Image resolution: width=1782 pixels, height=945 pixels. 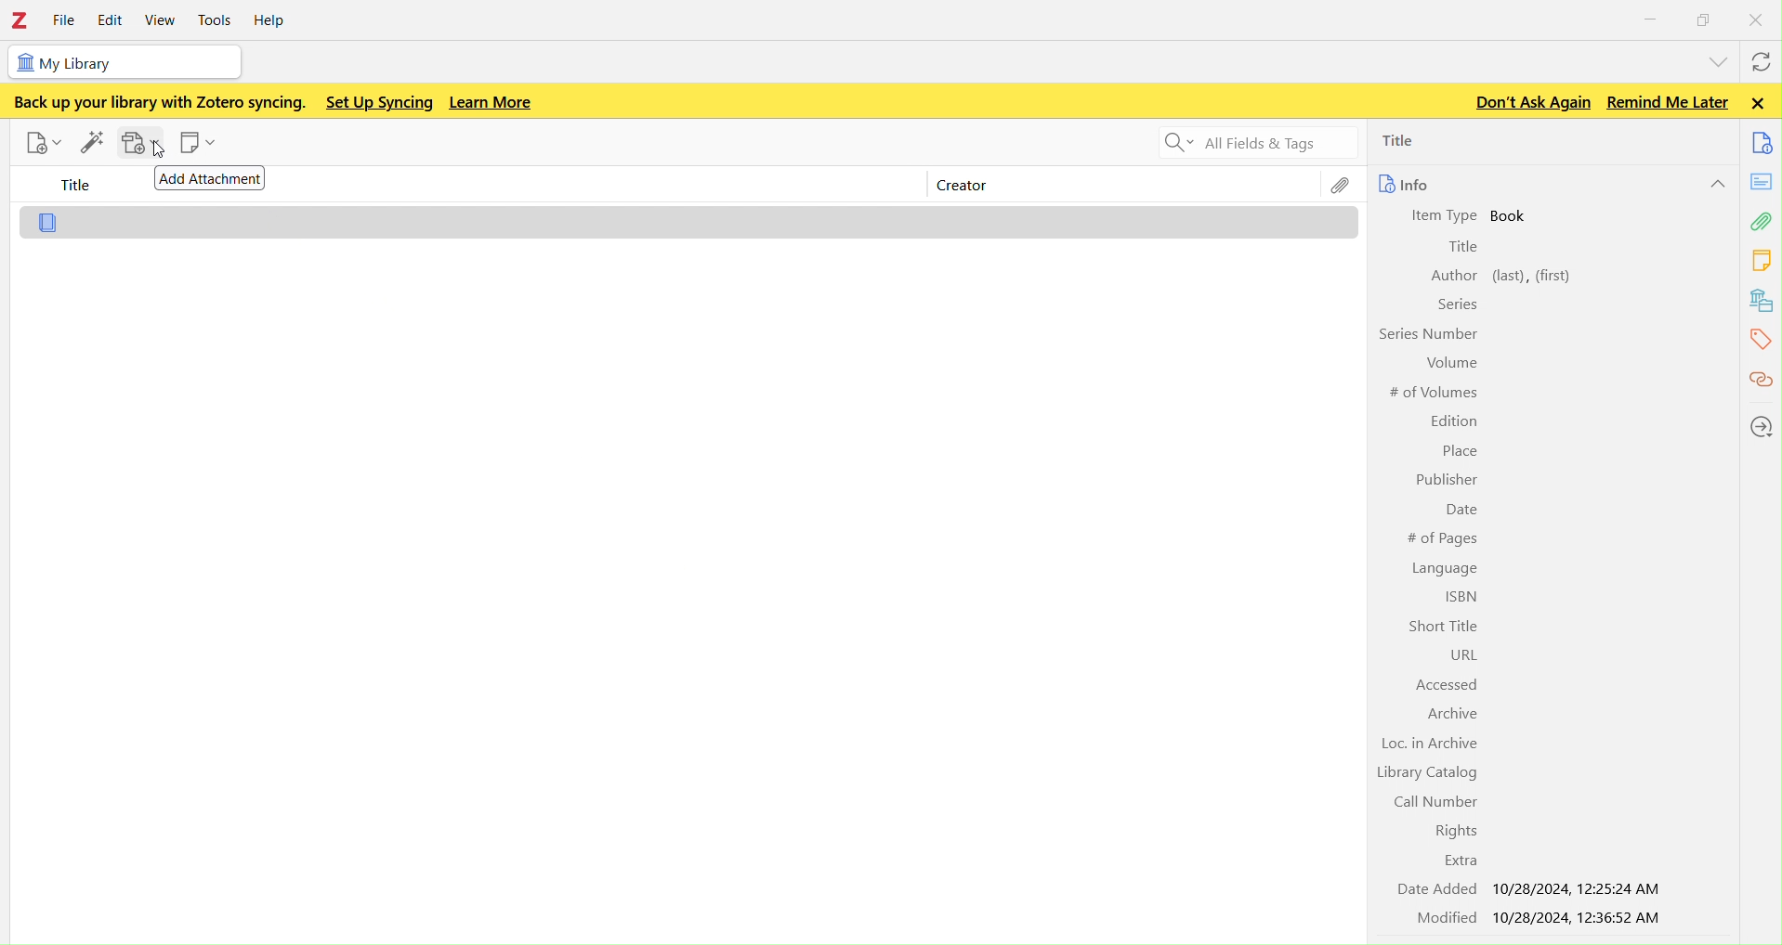 I want to click on documents, so click(x=1764, y=143).